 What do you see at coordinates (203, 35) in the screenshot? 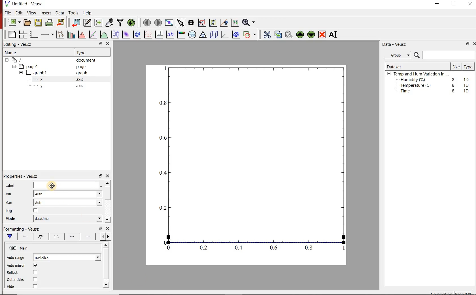
I see `ternary graph` at bounding box center [203, 35].